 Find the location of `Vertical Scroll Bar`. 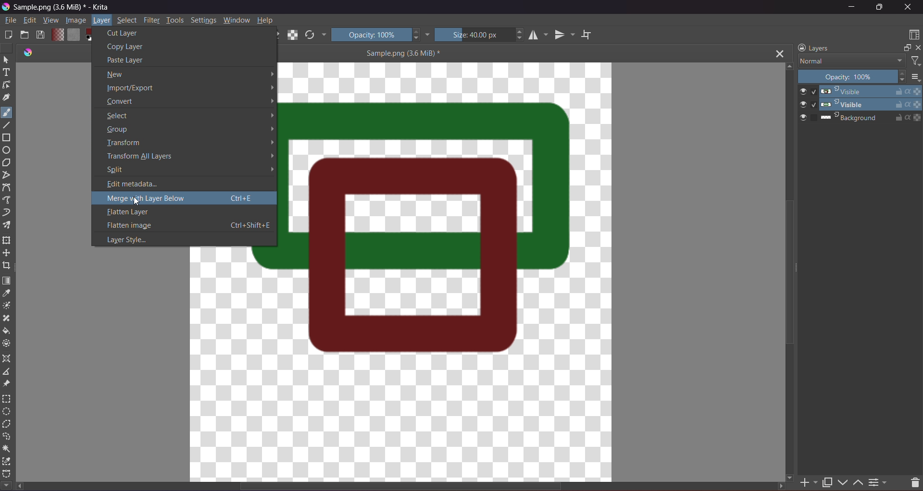

Vertical Scroll Bar is located at coordinates (790, 273).